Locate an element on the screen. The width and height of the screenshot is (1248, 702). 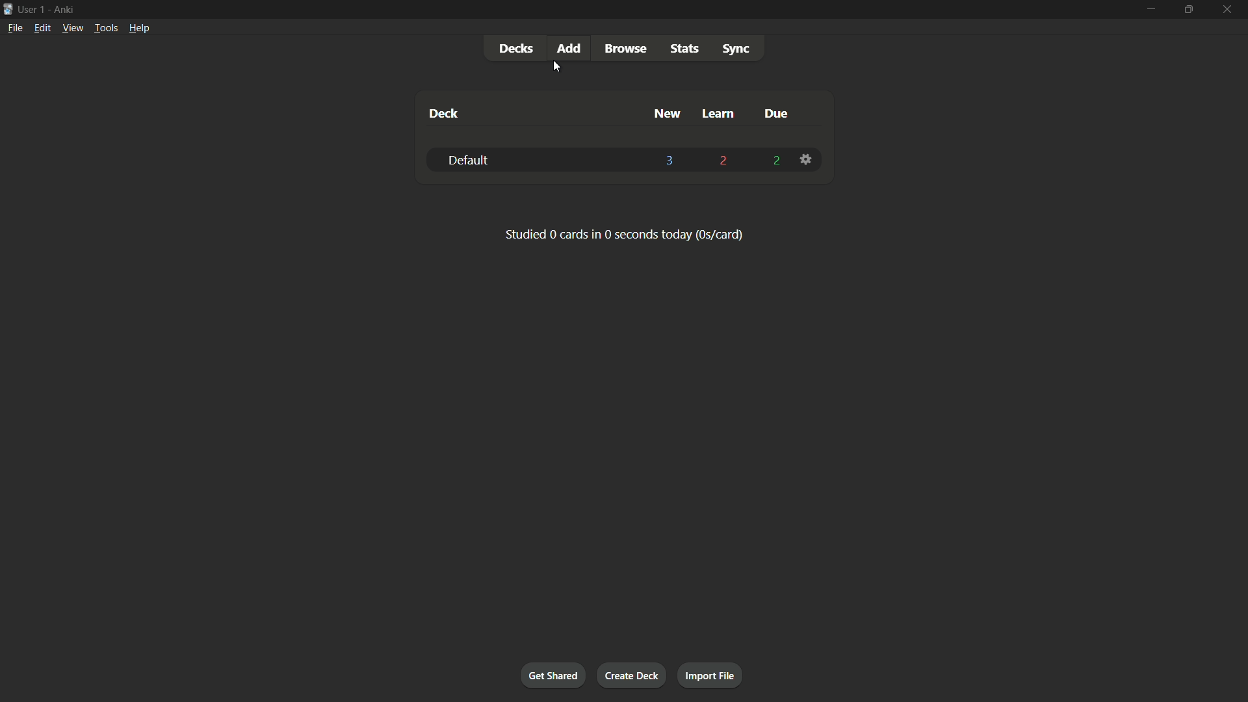
user 1 is located at coordinates (32, 7).